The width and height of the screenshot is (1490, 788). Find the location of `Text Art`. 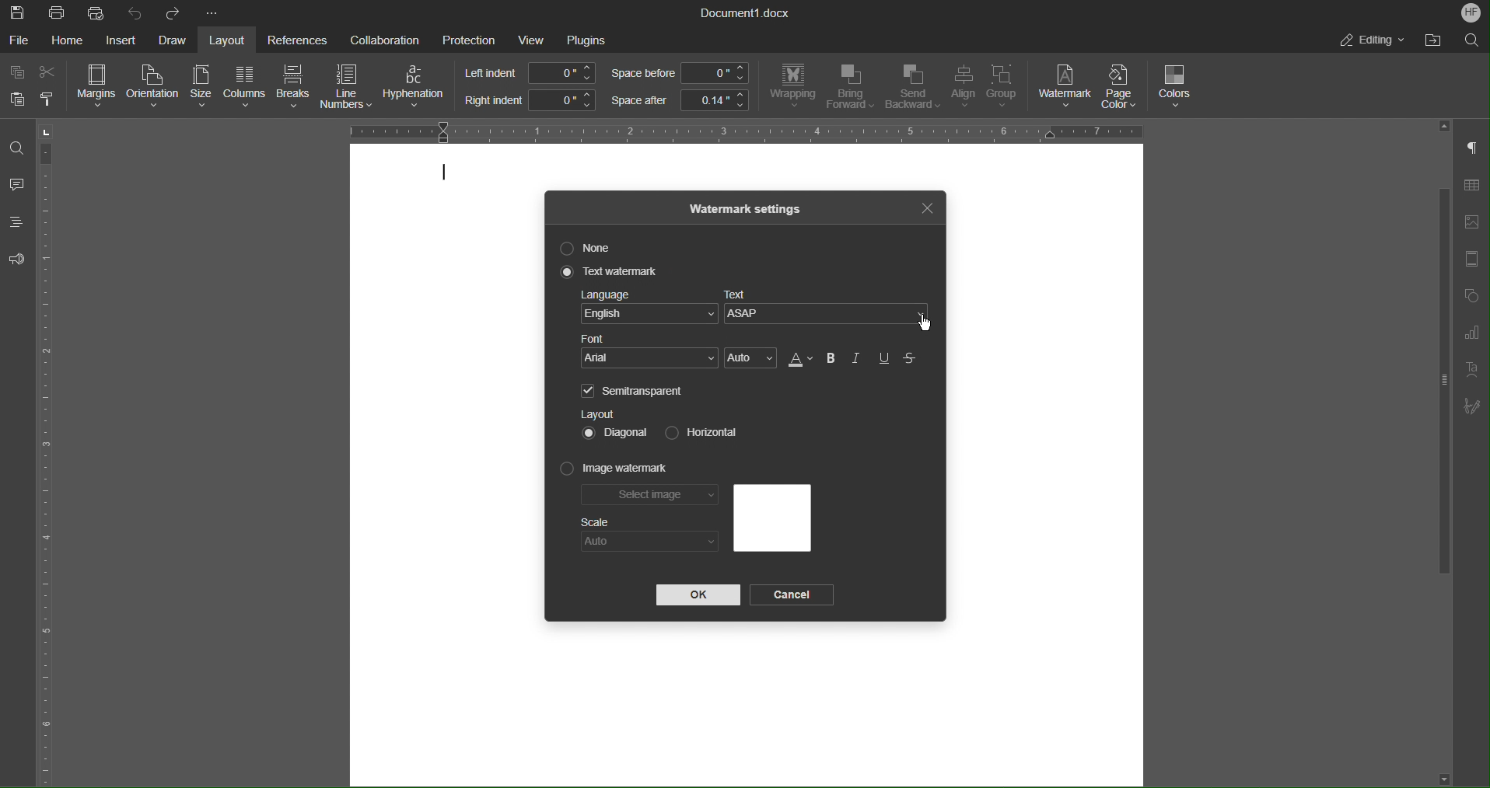

Text Art is located at coordinates (1470, 371).